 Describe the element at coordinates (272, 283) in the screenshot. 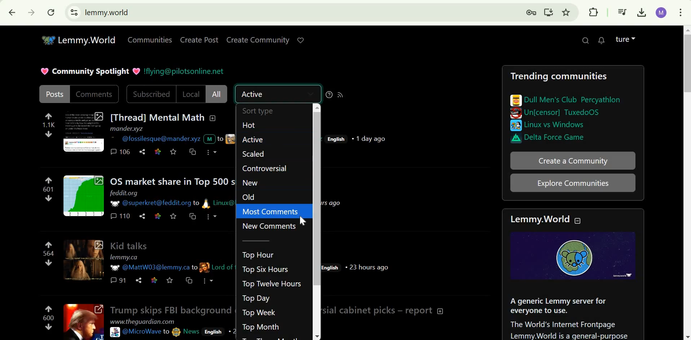

I see `Top Twelve hours` at that location.